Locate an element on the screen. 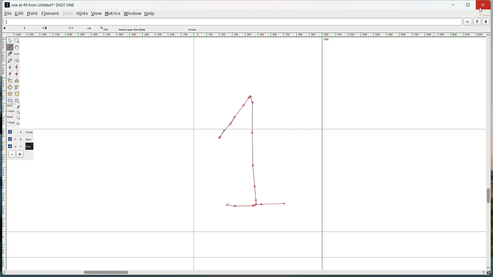 The width and height of the screenshot is (493, 277). scroll left is located at coordinates (5, 273).